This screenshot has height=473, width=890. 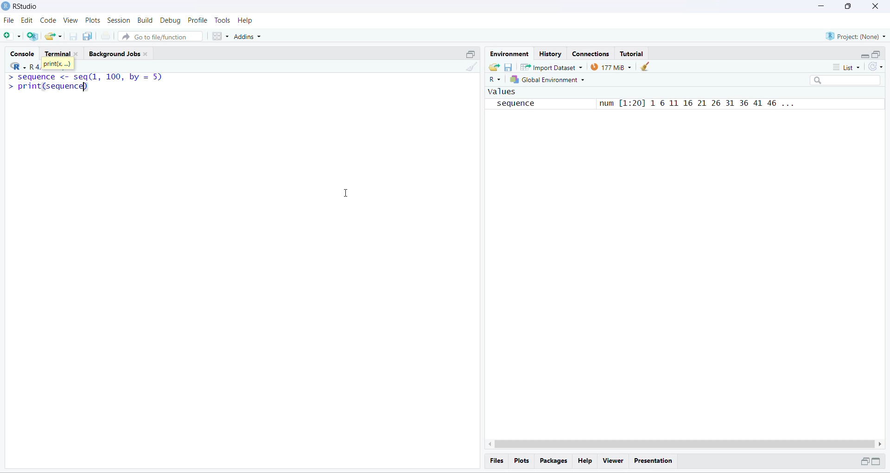 What do you see at coordinates (822, 6) in the screenshot?
I see `minimise` at bounding box center [822, 6].